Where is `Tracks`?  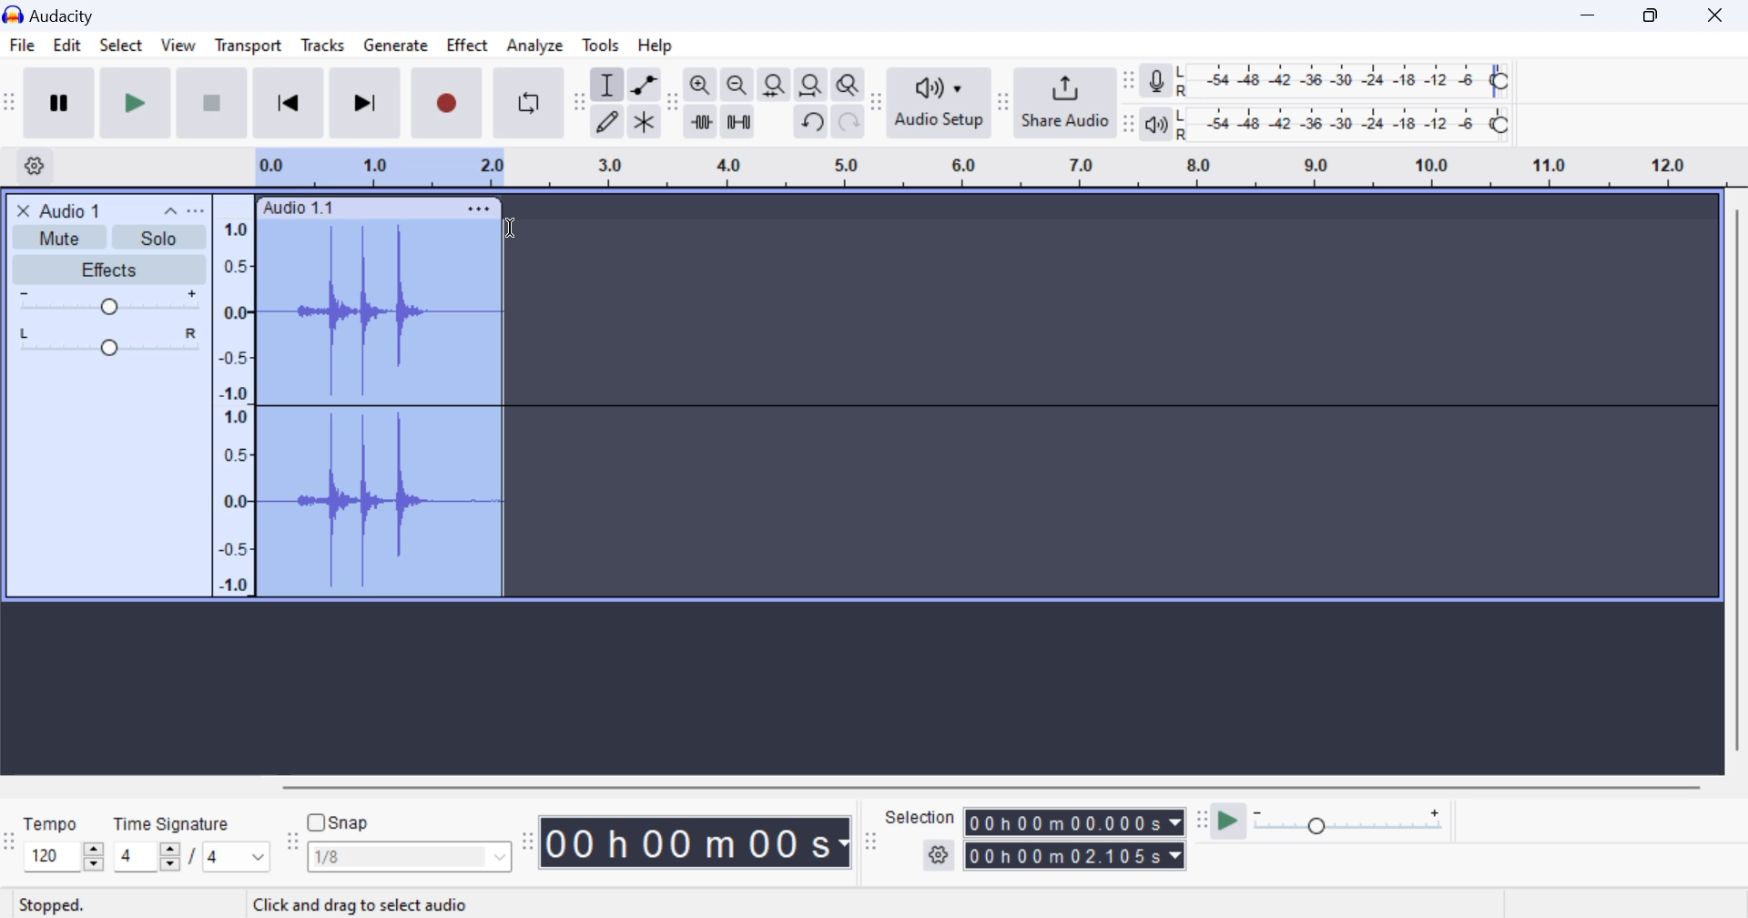 Tracks is located at coordinates (323, 49).